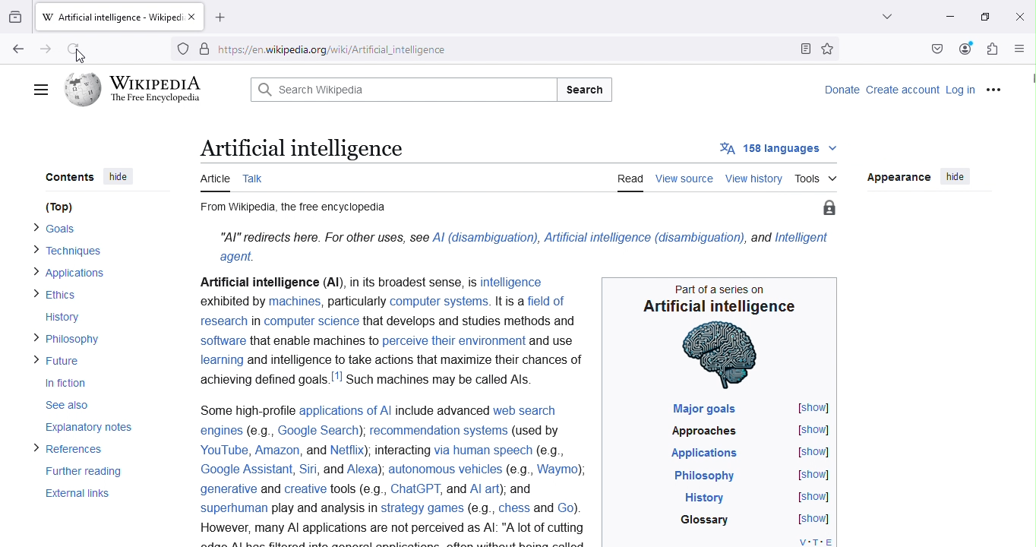 This screenshot has height=547, width=1036. What do you see at coordinates (296, 211) in the screenshot?
I see `From Wikipedia, the free encyclopedia` at bounding box center [296, 211].